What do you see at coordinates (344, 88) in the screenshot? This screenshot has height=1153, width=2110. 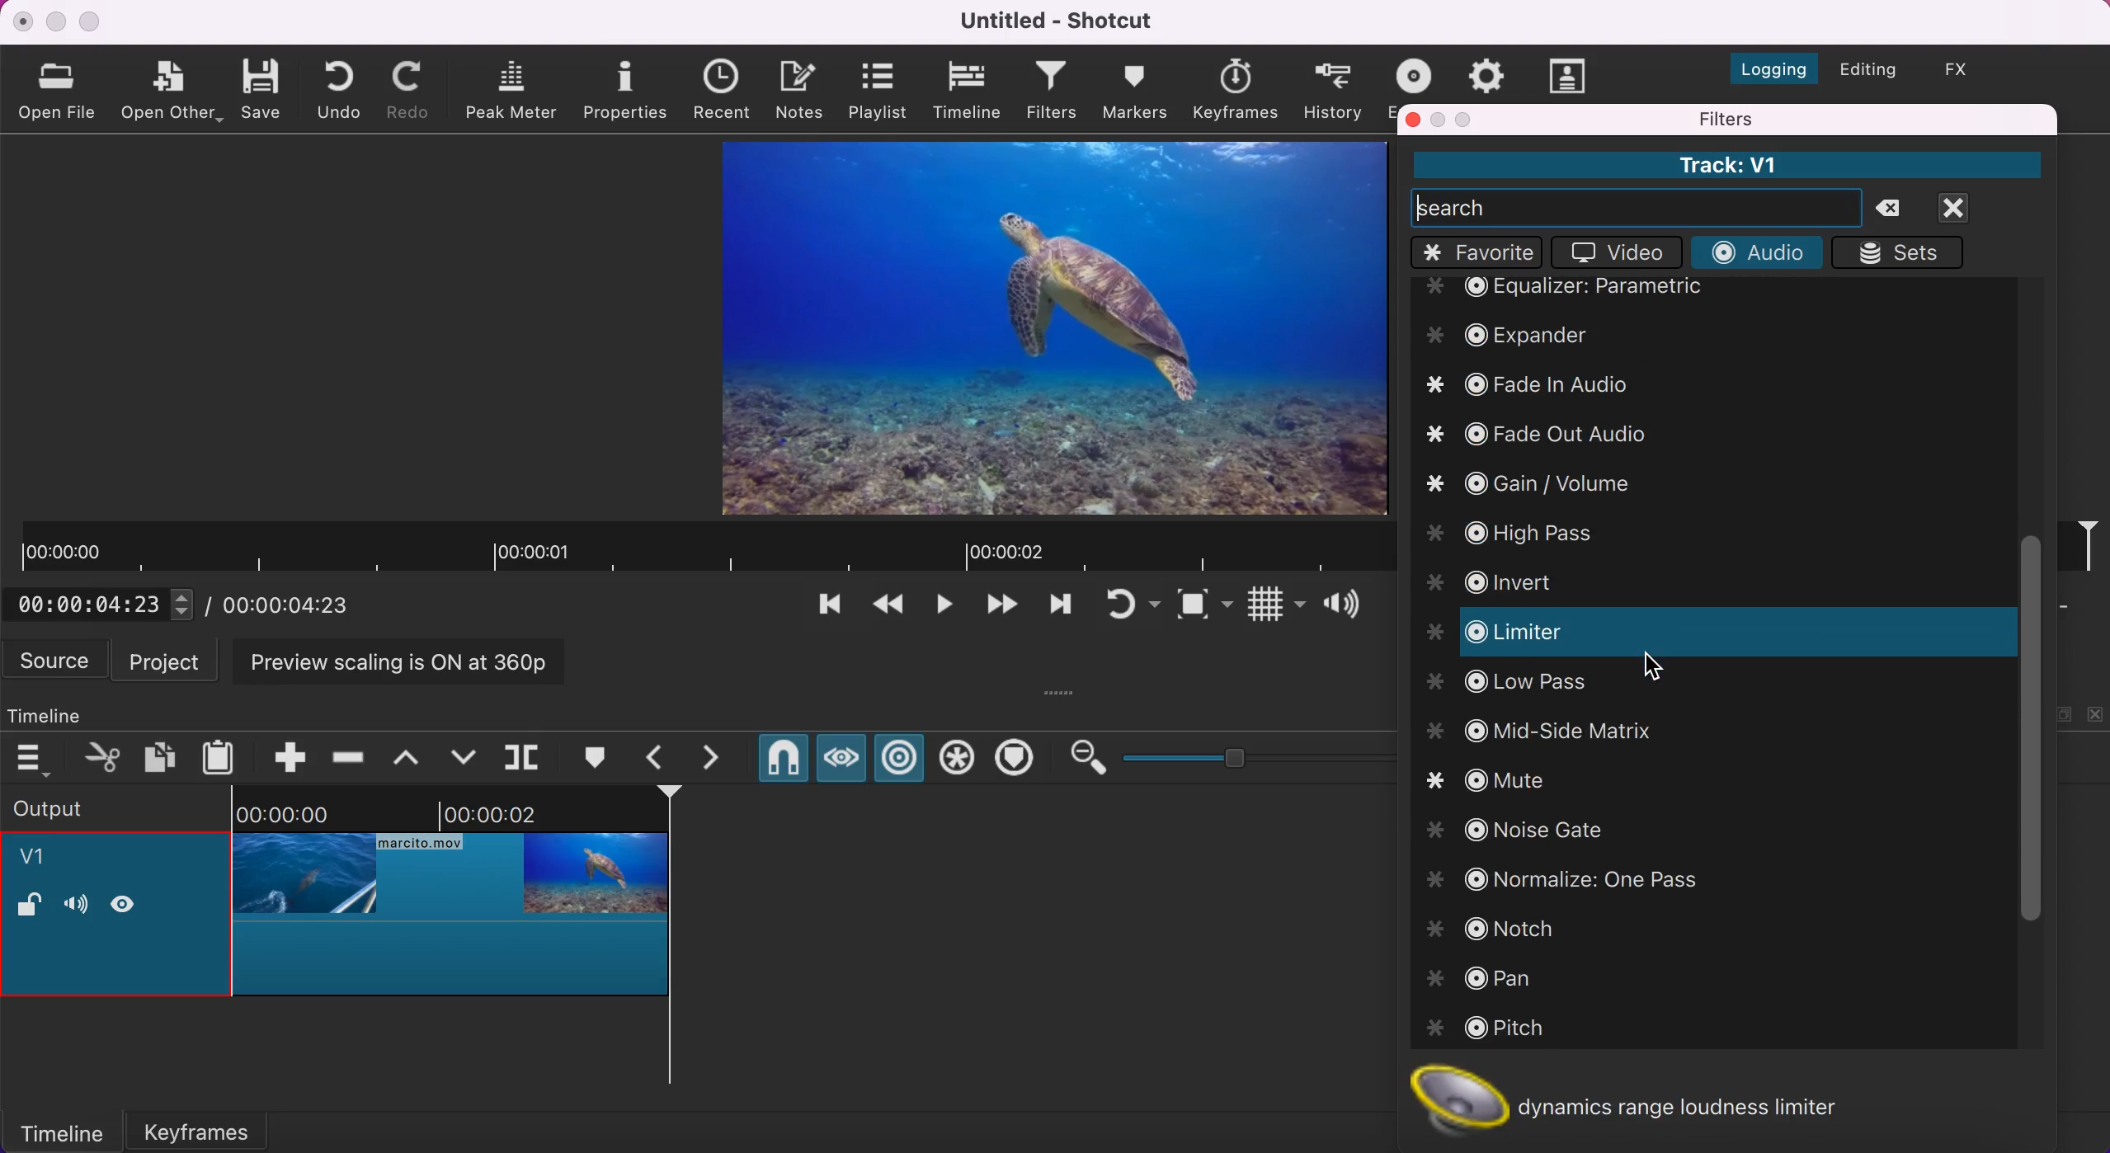 I see `undo` at bounding box center [344, 88].